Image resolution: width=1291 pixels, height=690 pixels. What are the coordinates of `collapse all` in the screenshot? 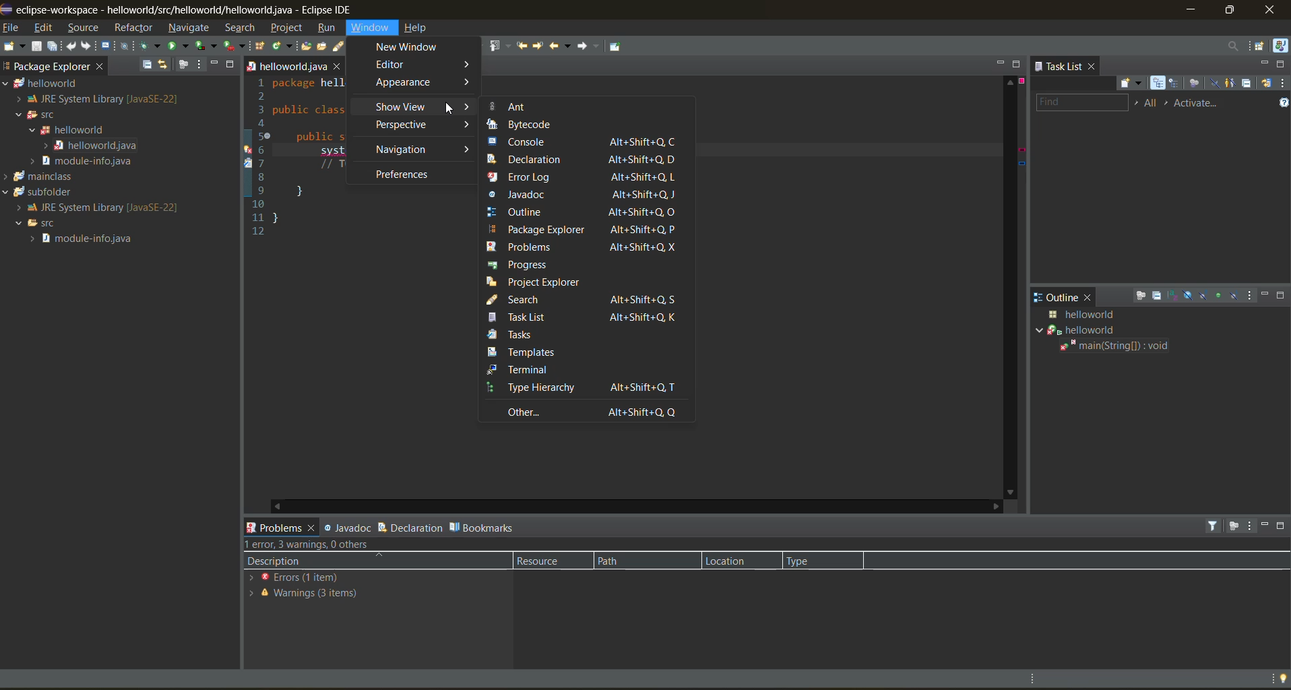 It's located at (1158, 294).